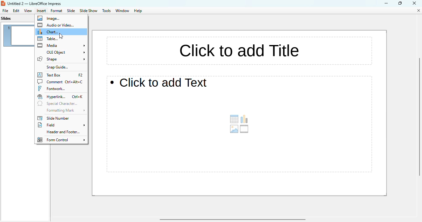 The height and width of the screenshot is (222, 422). I want to click on close document, so click(418, 10).